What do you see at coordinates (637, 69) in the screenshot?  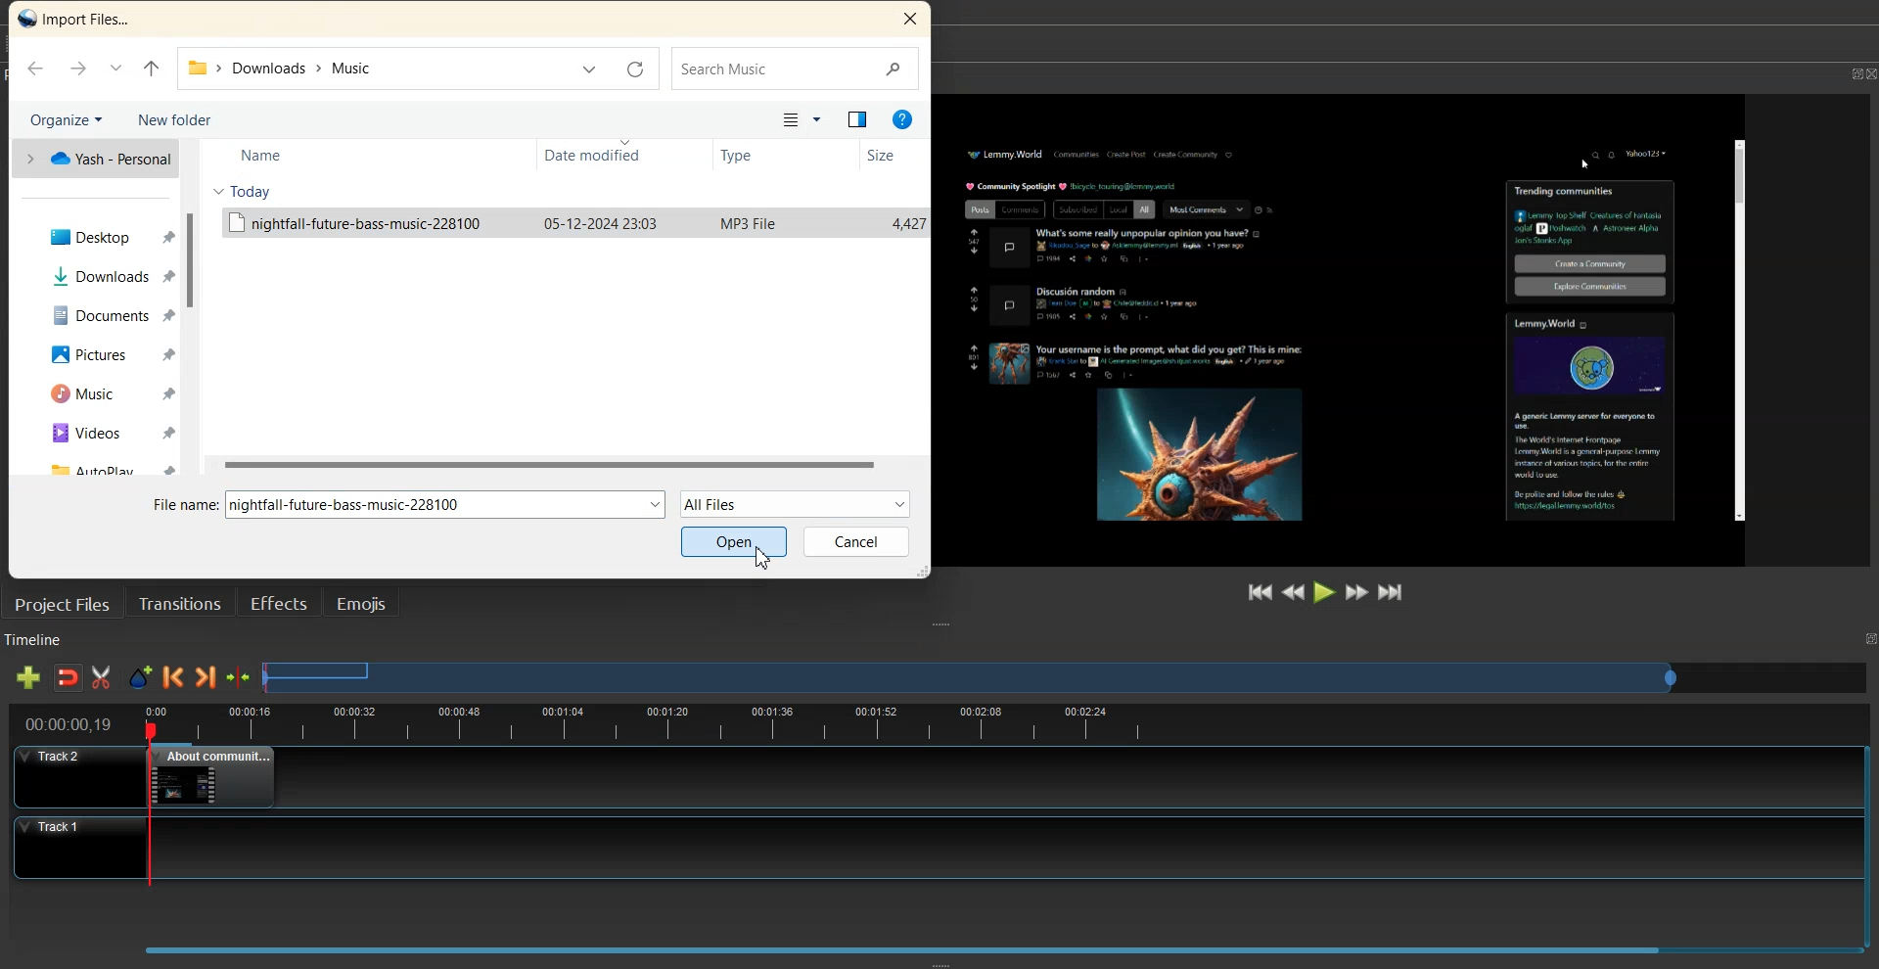 I see `Refresh` at bounding box center [637, 69].